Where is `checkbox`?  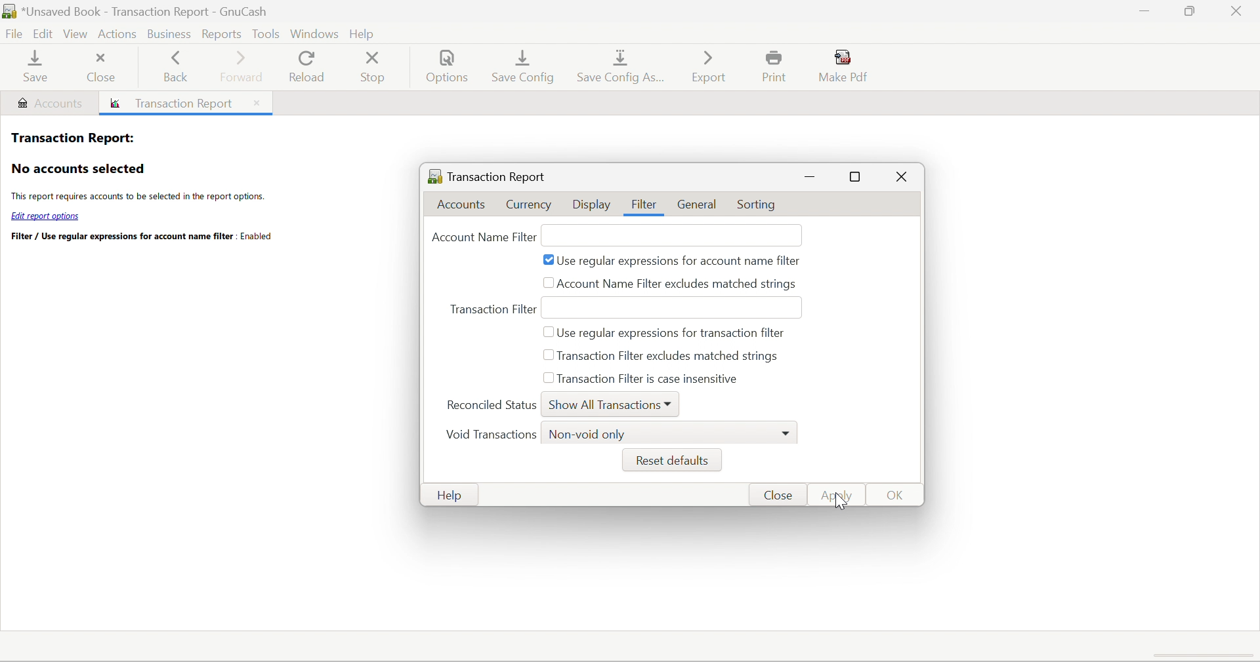 checkbox is located at coordinates (550, 357).